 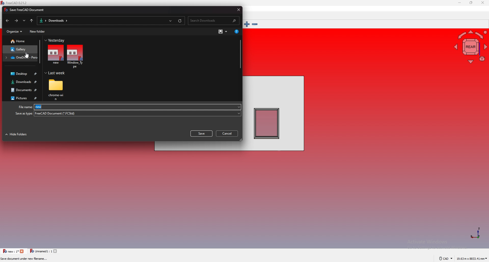 What do you see at coordinates (59, 259) in the screenshot?
I see `Preselected: Window_Type.Wall.Edge4 (5000.000000 mm, 0.000000 mm, 2895.591309 mm)` at bounding box center [59, 259].